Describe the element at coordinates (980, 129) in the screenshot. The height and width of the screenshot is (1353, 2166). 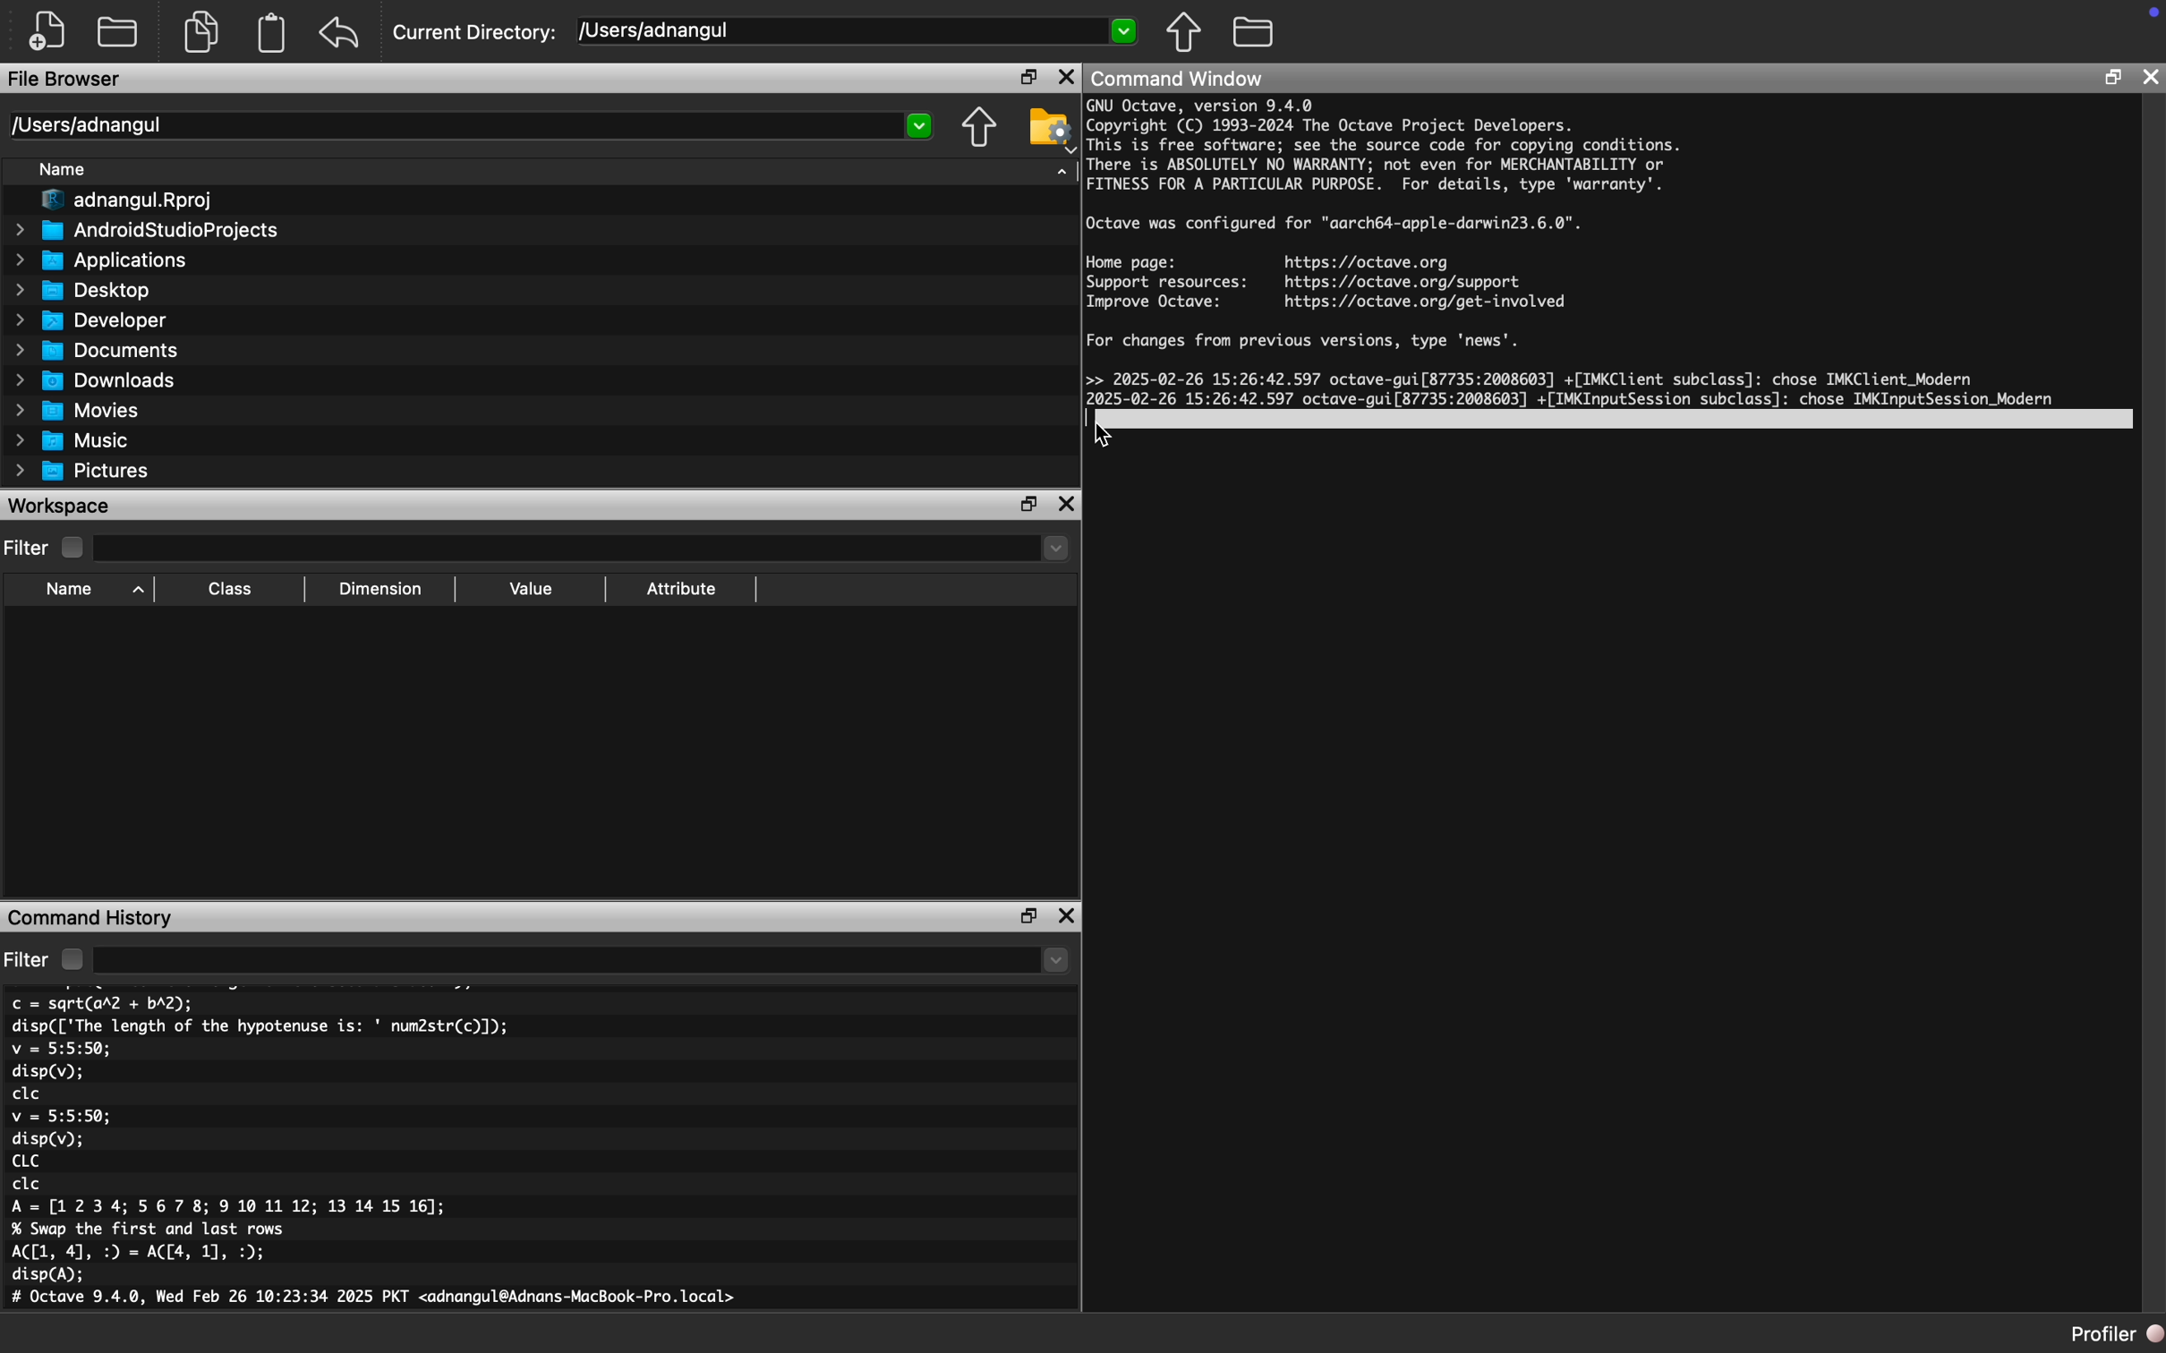
I see `Parent Directory` at that location.